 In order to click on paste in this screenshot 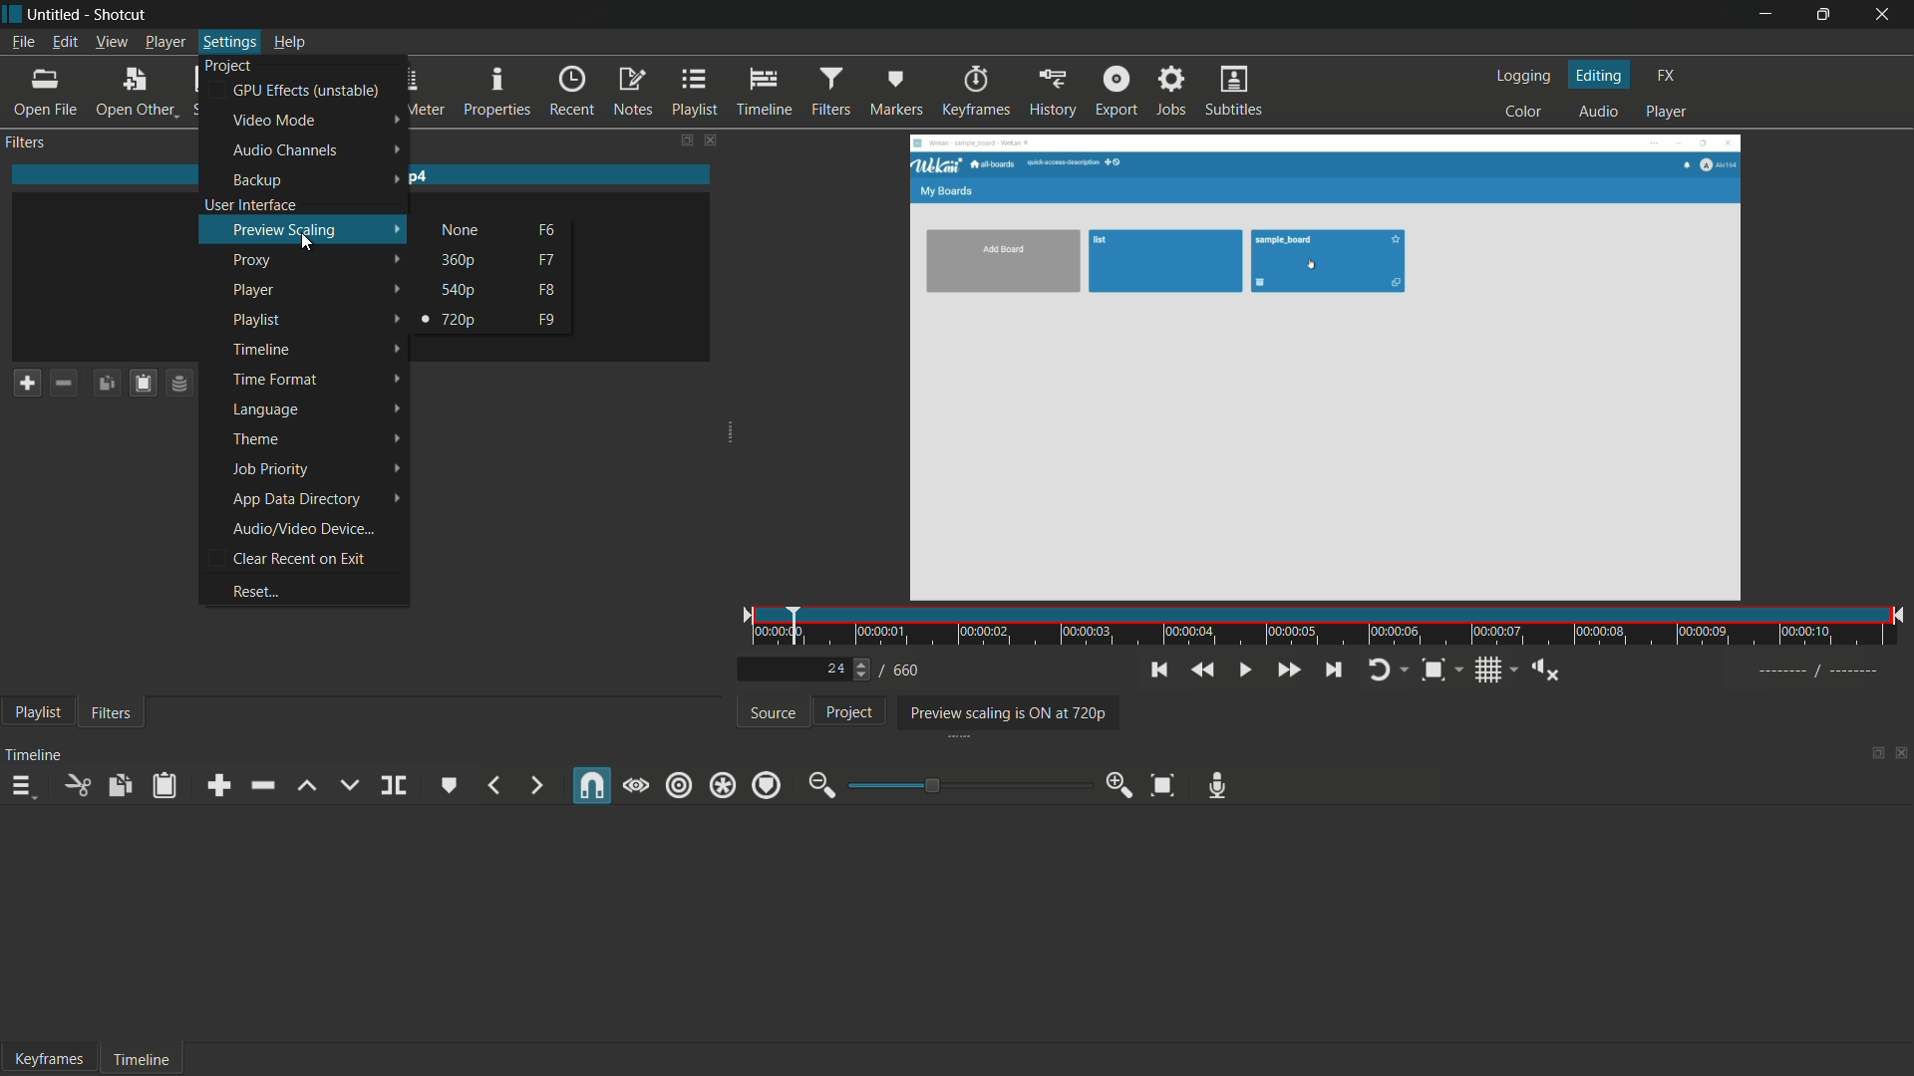, I will do `click(165, 785)`.